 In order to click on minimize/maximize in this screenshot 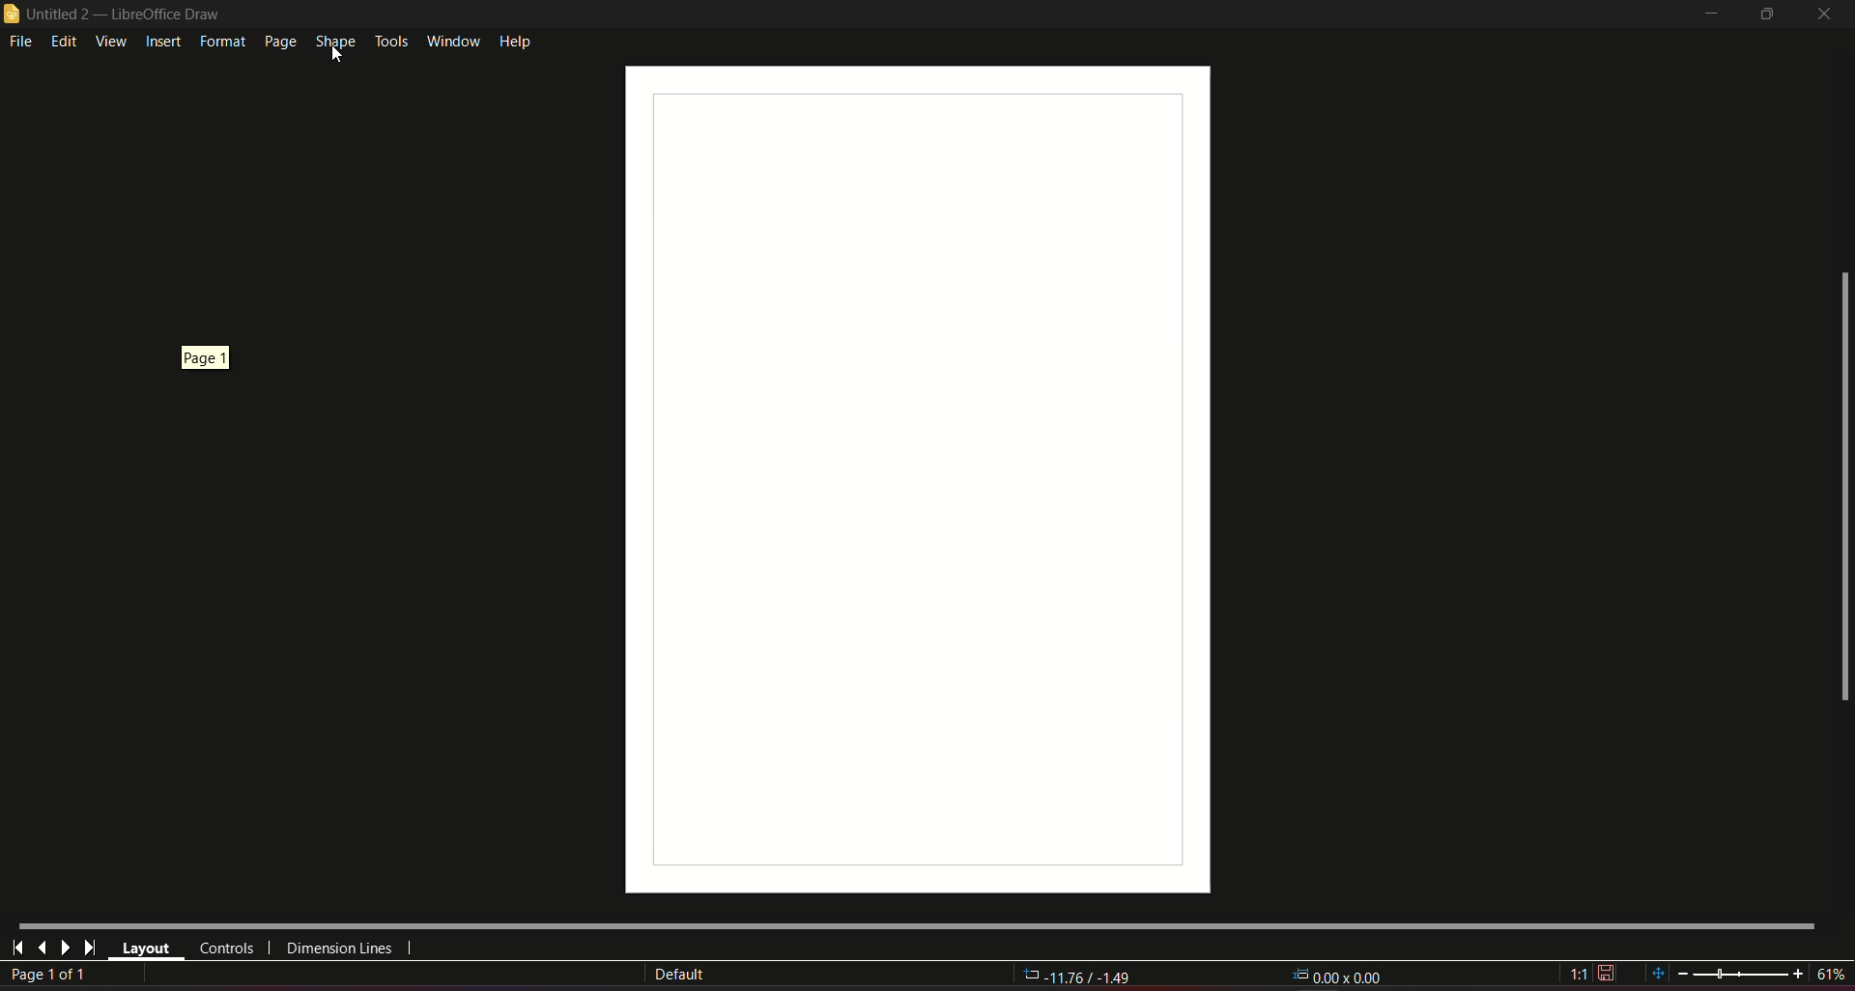, I will do `click(1764, 14)`.